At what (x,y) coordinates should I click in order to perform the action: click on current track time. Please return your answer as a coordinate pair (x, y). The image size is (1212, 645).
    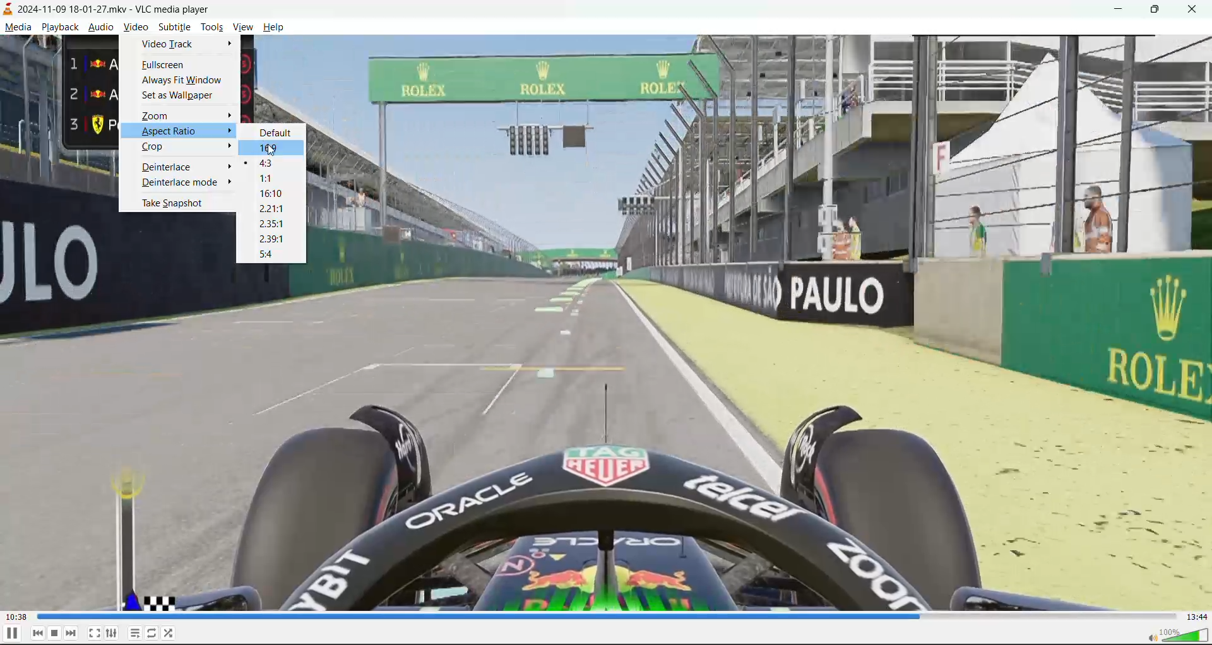
    Looking at the image, I should click on (18, 615).